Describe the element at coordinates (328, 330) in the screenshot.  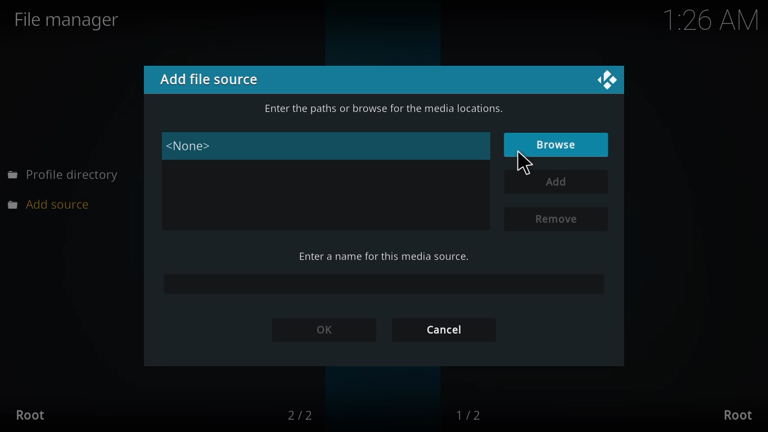
I see `ok` at that location.